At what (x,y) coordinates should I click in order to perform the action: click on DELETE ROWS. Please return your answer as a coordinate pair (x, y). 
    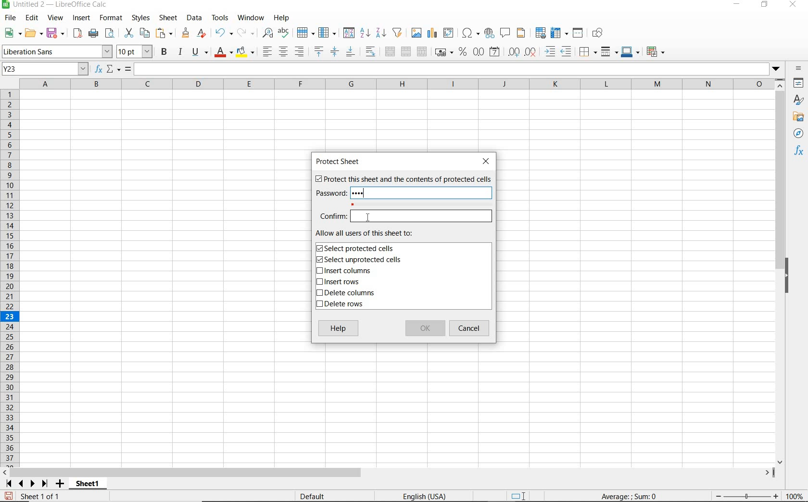
    Looking at the image, I should click on (341, 305).